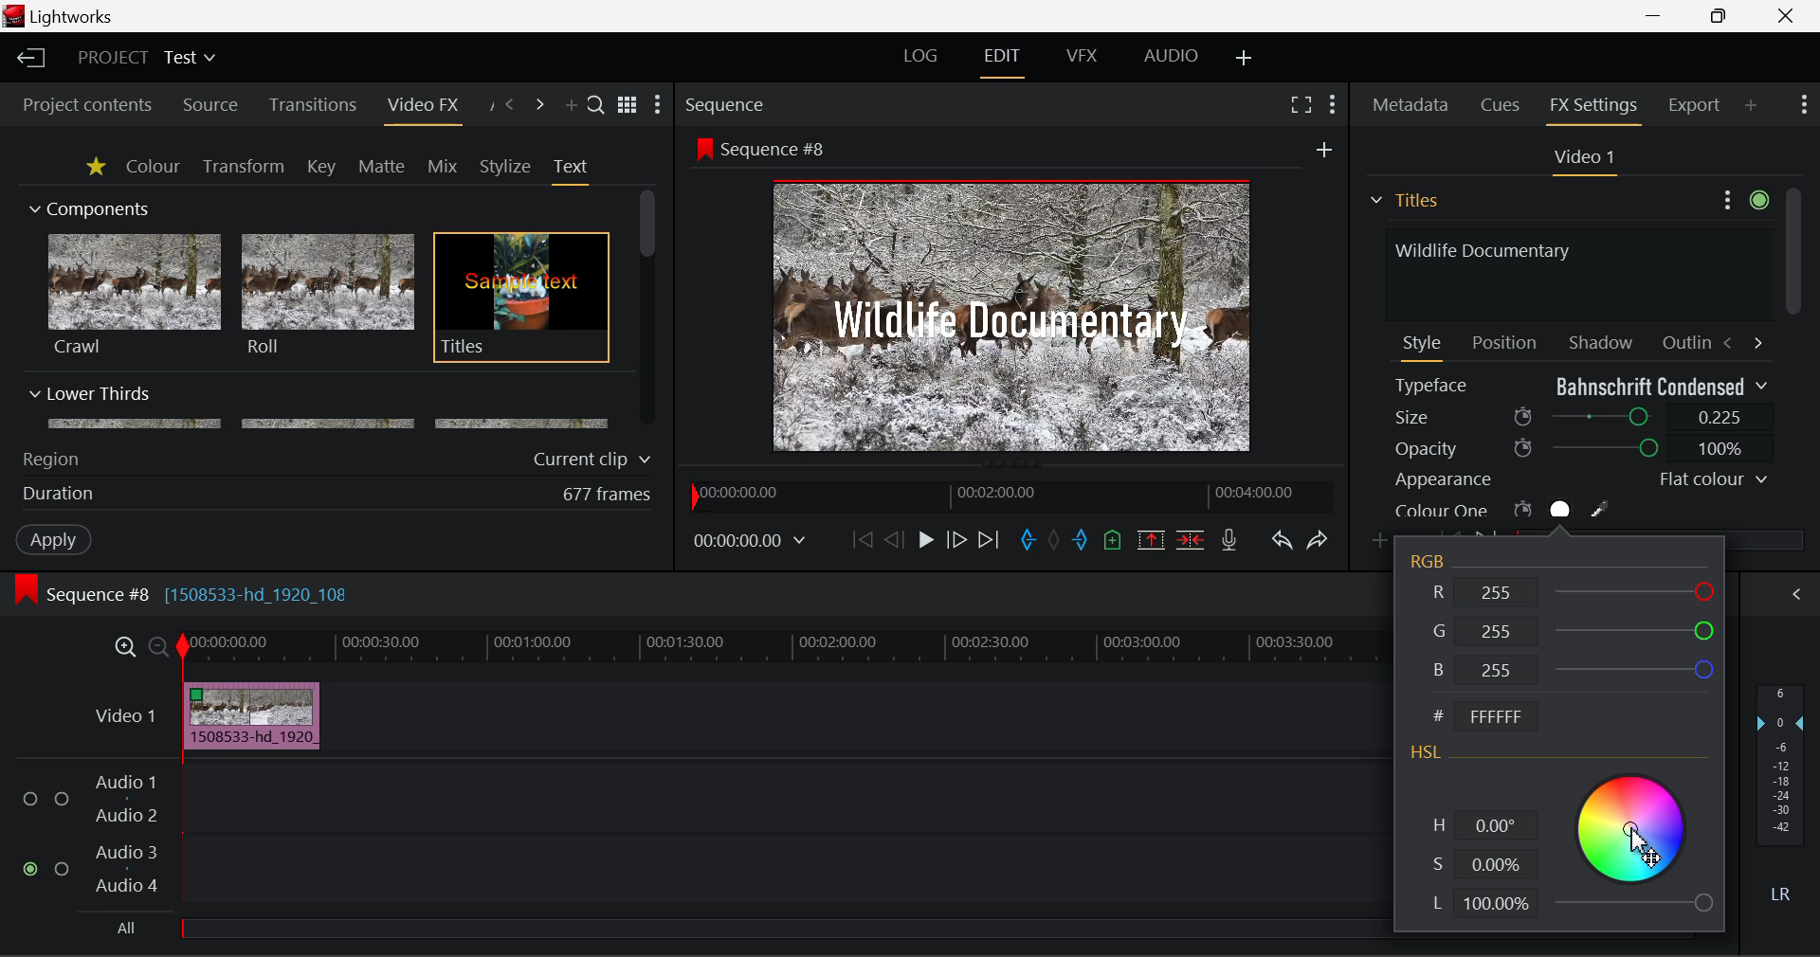 Image resolution: width=1820 pixels, height=957 pixels. What do you see at coordinates (1596, 108) in the screenshot?
I see `FX Settings Open` at bounding box center [1596, 108].